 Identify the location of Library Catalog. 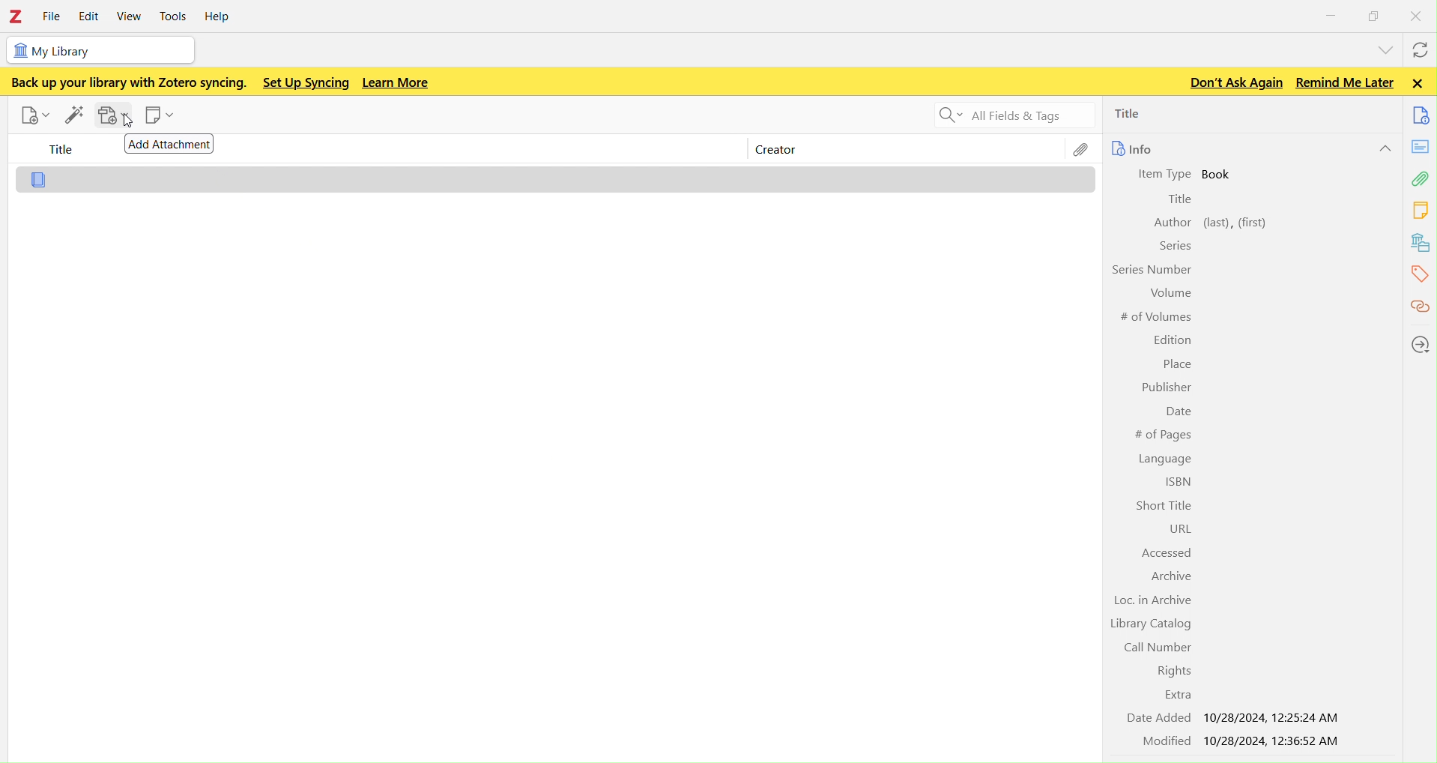
(1148, 624).